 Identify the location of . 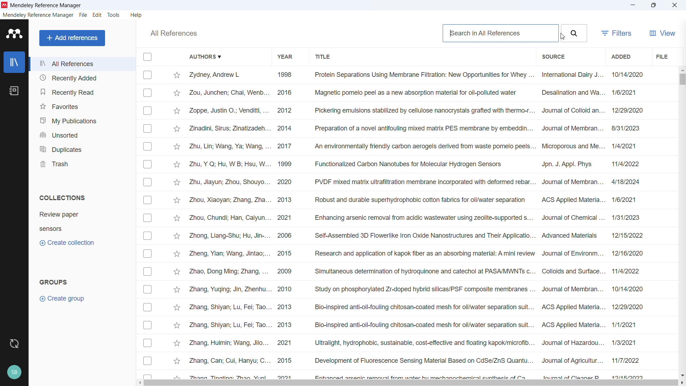
(174, 33).